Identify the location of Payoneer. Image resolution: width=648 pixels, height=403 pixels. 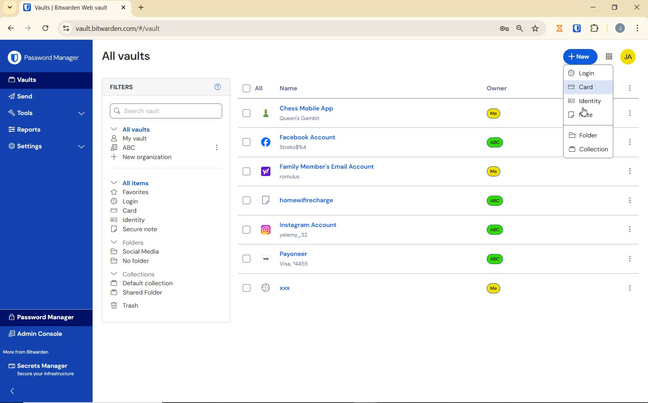
(316, 257).